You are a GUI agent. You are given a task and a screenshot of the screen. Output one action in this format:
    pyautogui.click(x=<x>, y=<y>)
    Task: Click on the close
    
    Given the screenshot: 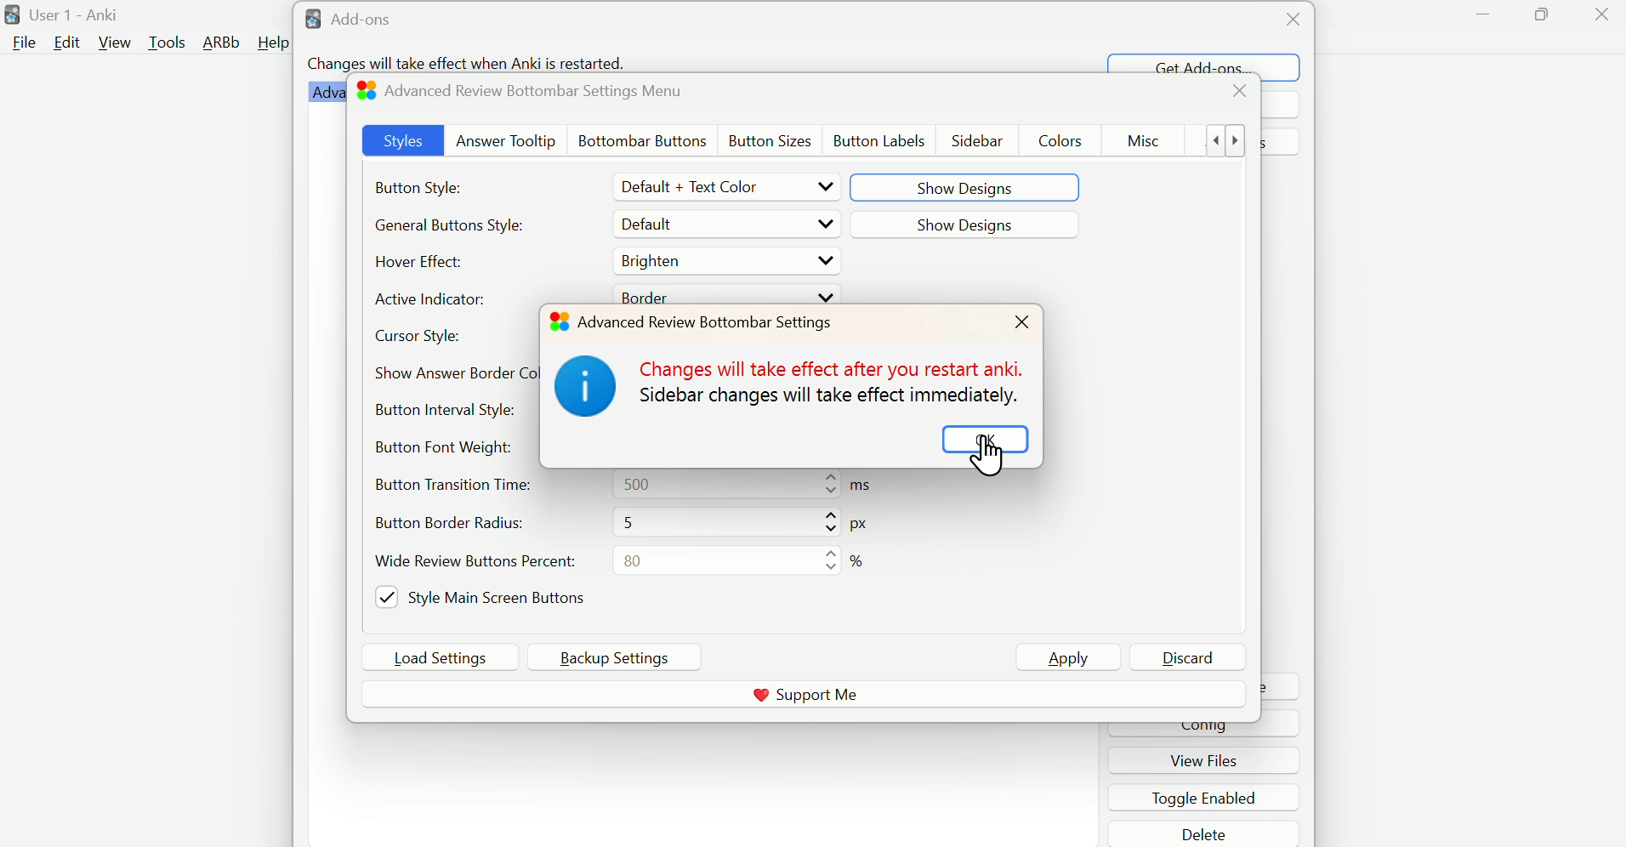 What is the action you would take?
    pyautogui.click(x=1231, y=96)
    